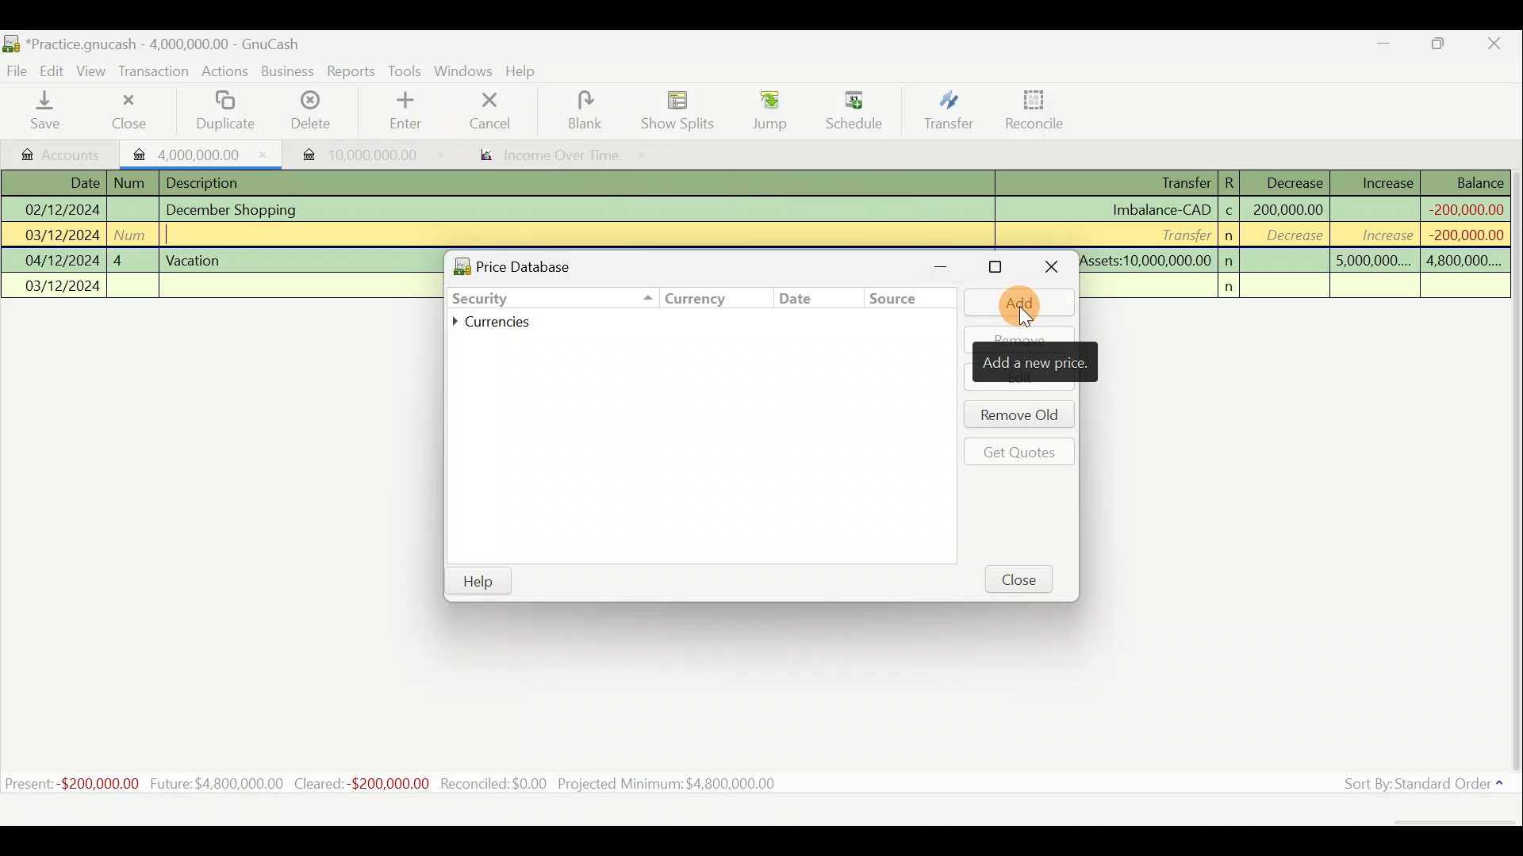 The width and height of the screenshot is (1523, 856). What do you see at coordinates (350, 151) in the screenshot?
I see `Imported transaction` at bounding box center [350, 151].